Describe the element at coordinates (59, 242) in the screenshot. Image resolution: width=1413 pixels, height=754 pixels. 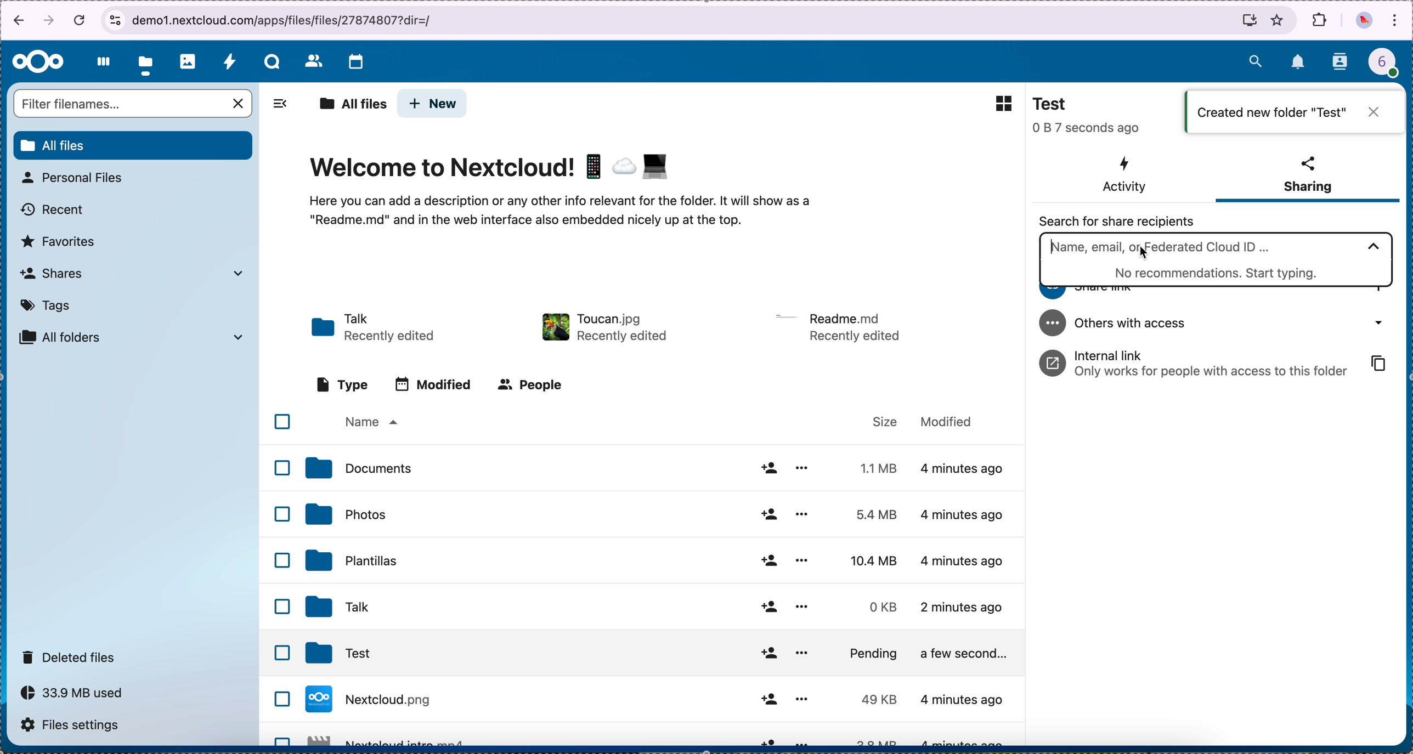
I see `favorites` at that location.